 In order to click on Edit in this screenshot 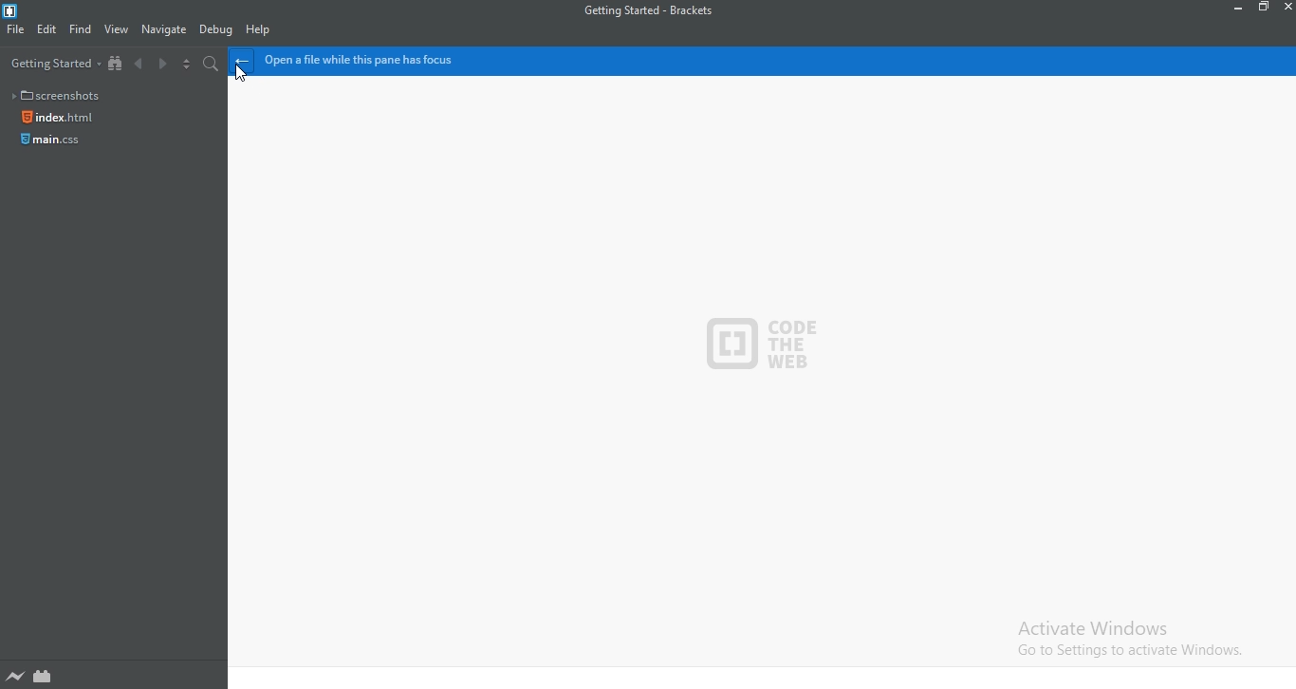, I will do `click(46, 30)`.